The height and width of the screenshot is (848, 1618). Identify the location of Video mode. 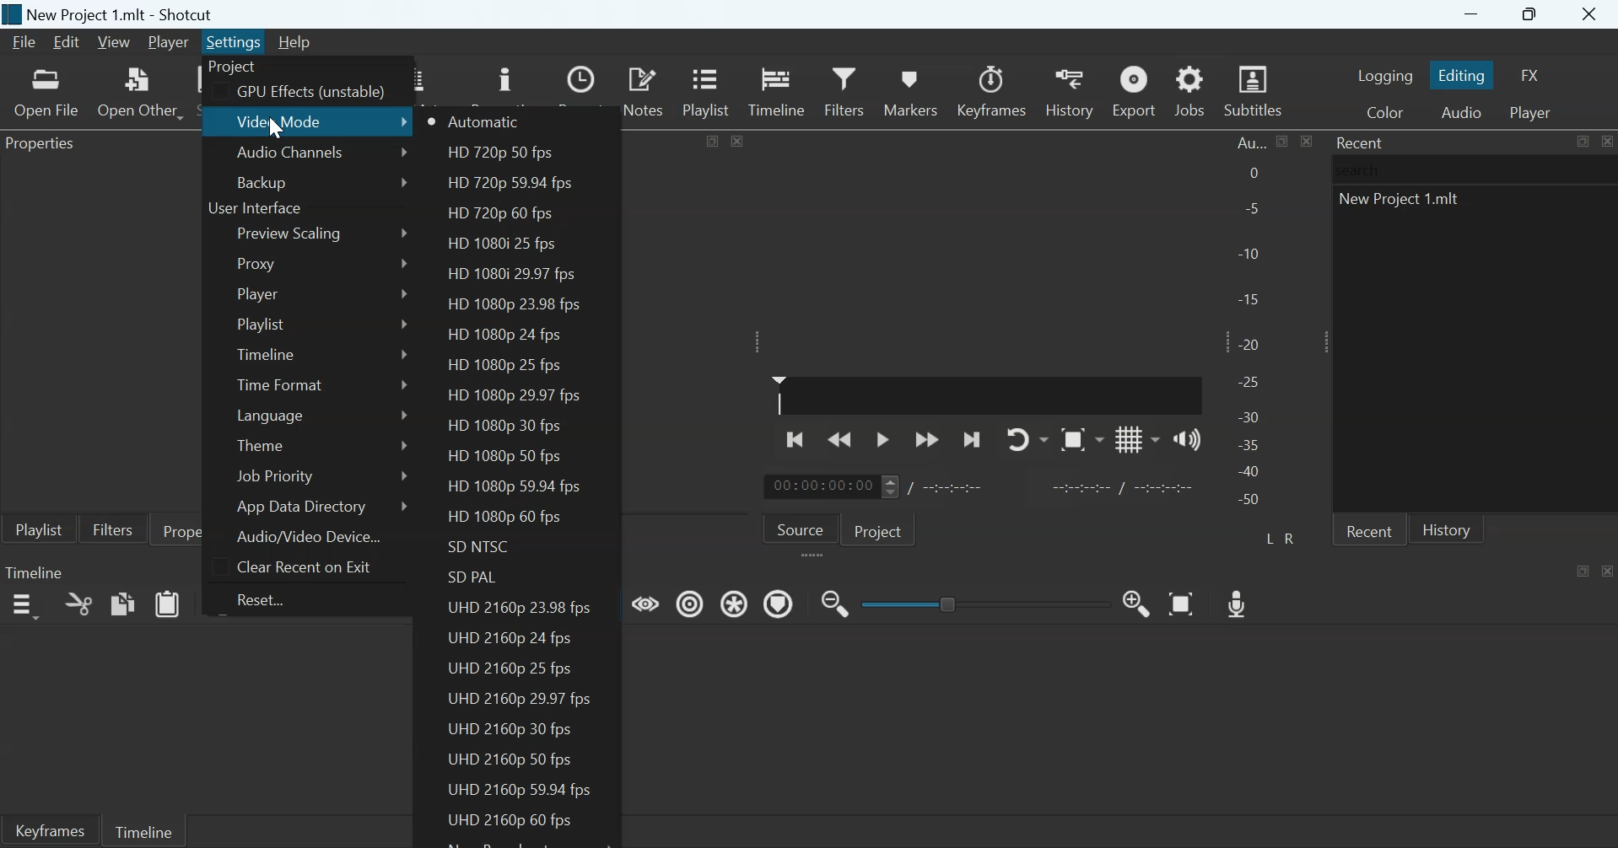
(283, 121).